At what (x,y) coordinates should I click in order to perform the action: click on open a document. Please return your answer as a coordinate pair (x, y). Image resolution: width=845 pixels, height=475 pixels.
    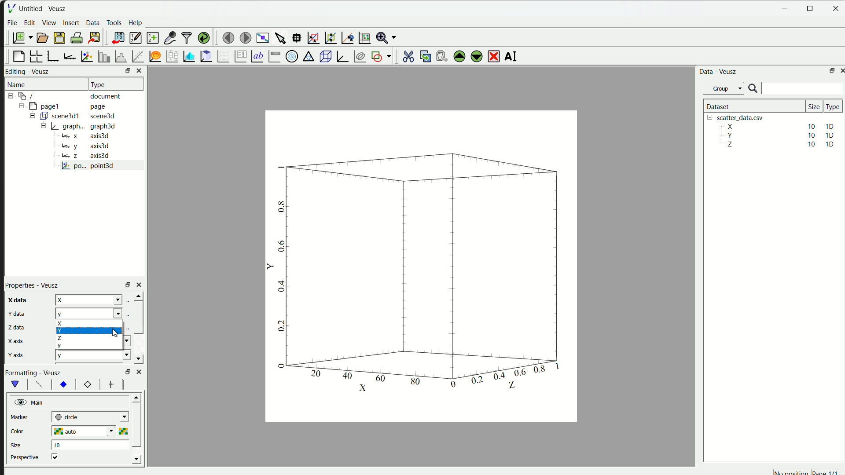
    Looking at the image, I should click on (42, 37).